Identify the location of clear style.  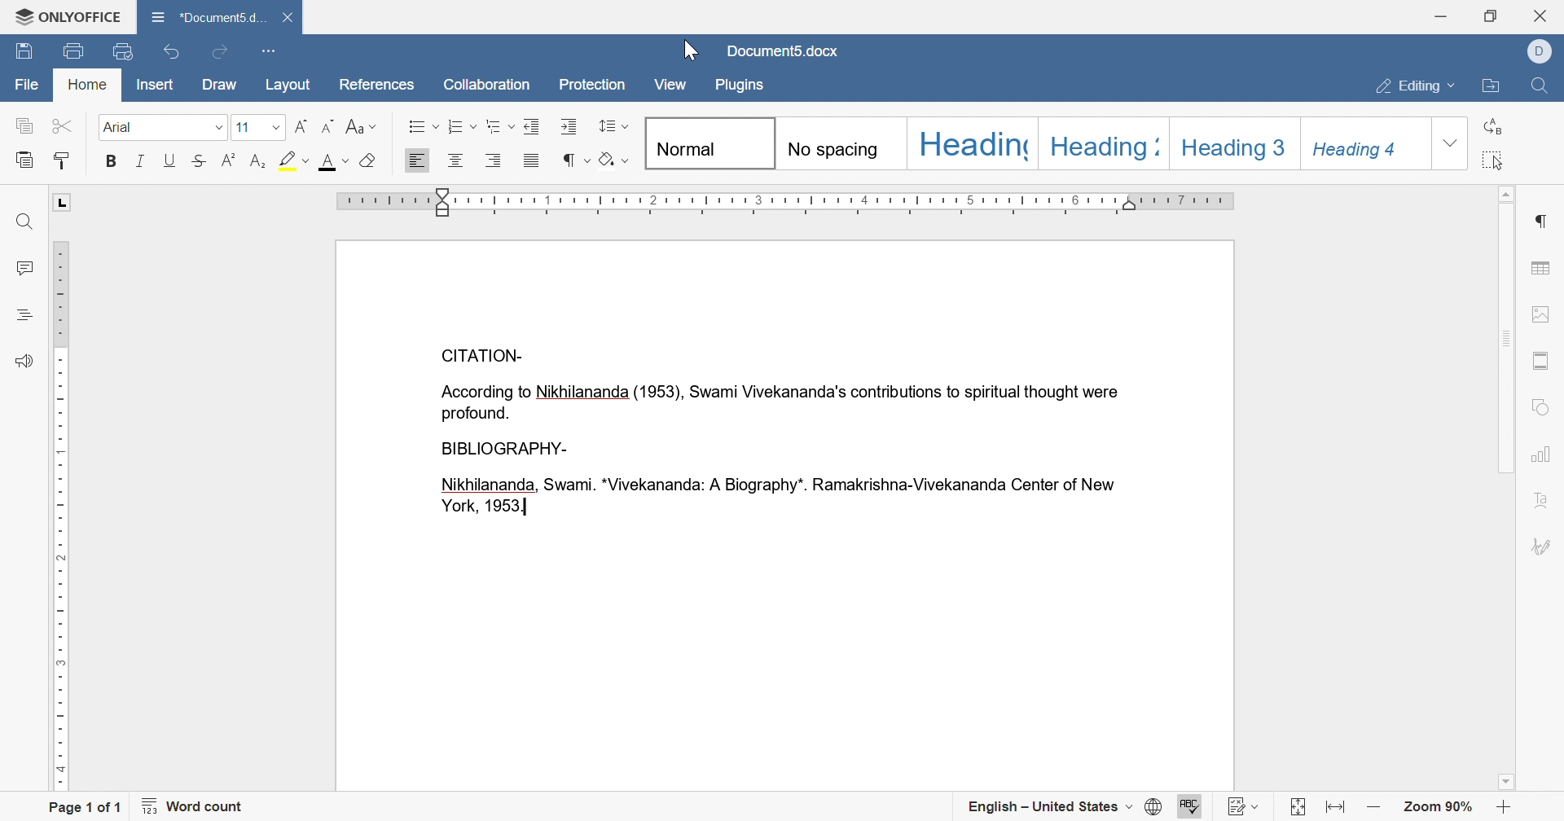
(369, 161).